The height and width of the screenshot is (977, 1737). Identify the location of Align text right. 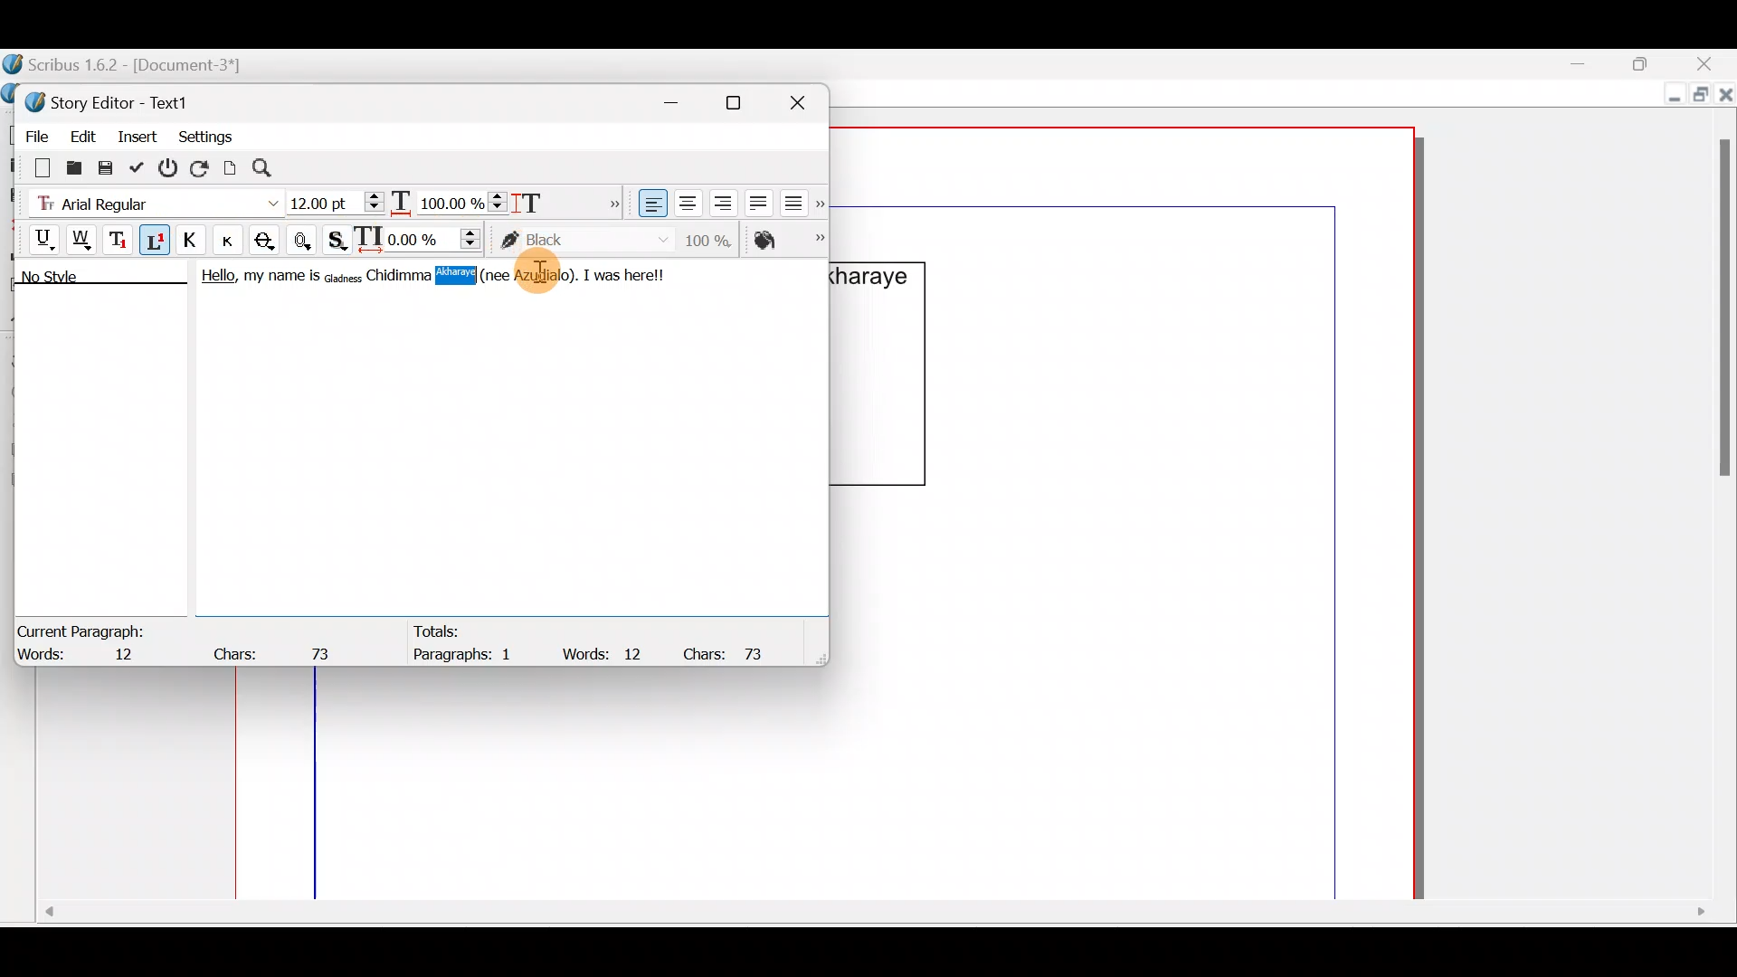
(719, 204).